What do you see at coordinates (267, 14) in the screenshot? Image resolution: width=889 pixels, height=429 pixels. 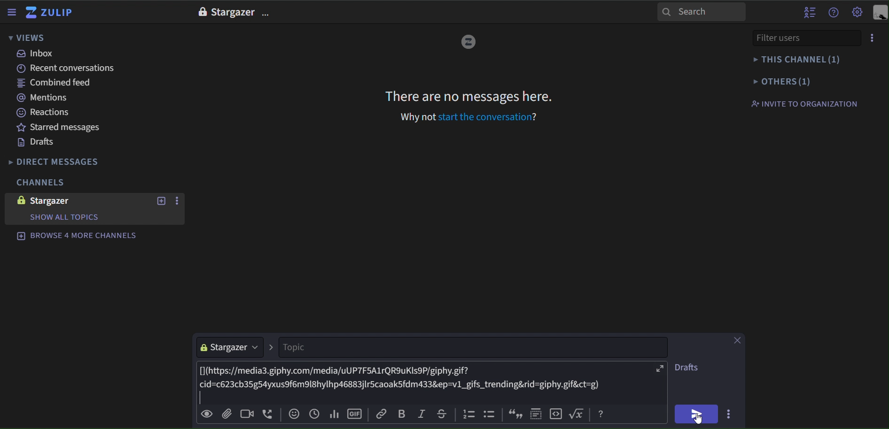 I see `options` at bounding box center [267, 14].